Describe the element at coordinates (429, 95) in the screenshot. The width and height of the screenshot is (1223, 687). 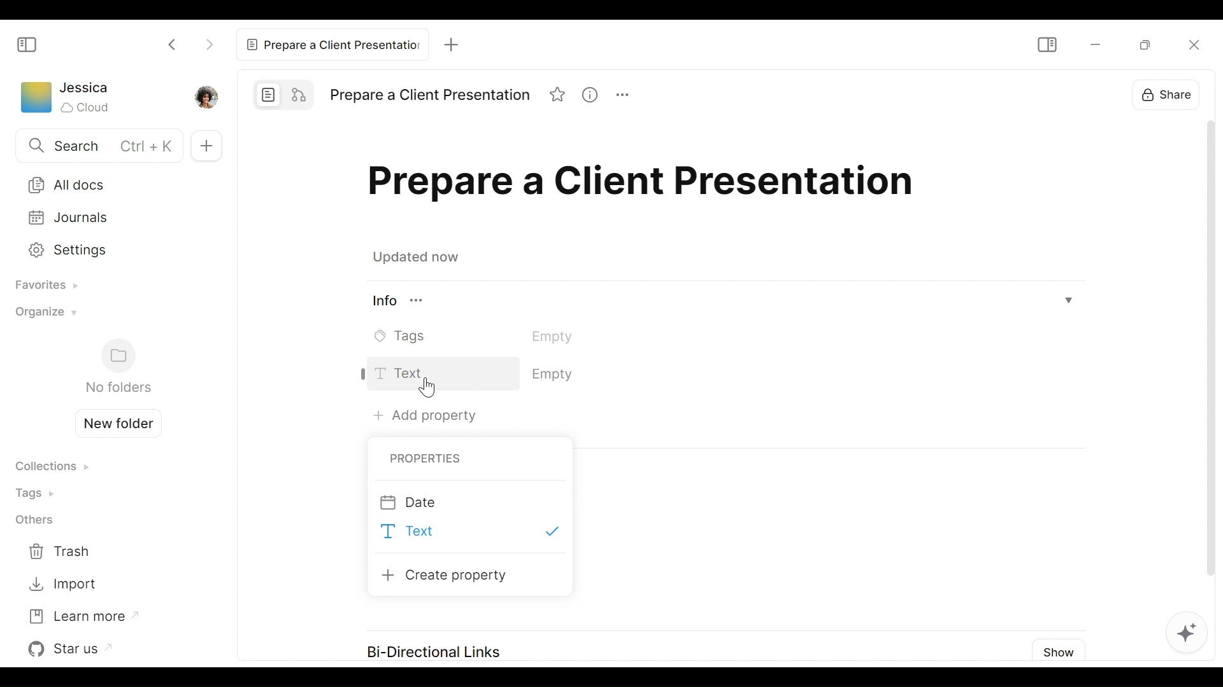
I see `Title` at that location.